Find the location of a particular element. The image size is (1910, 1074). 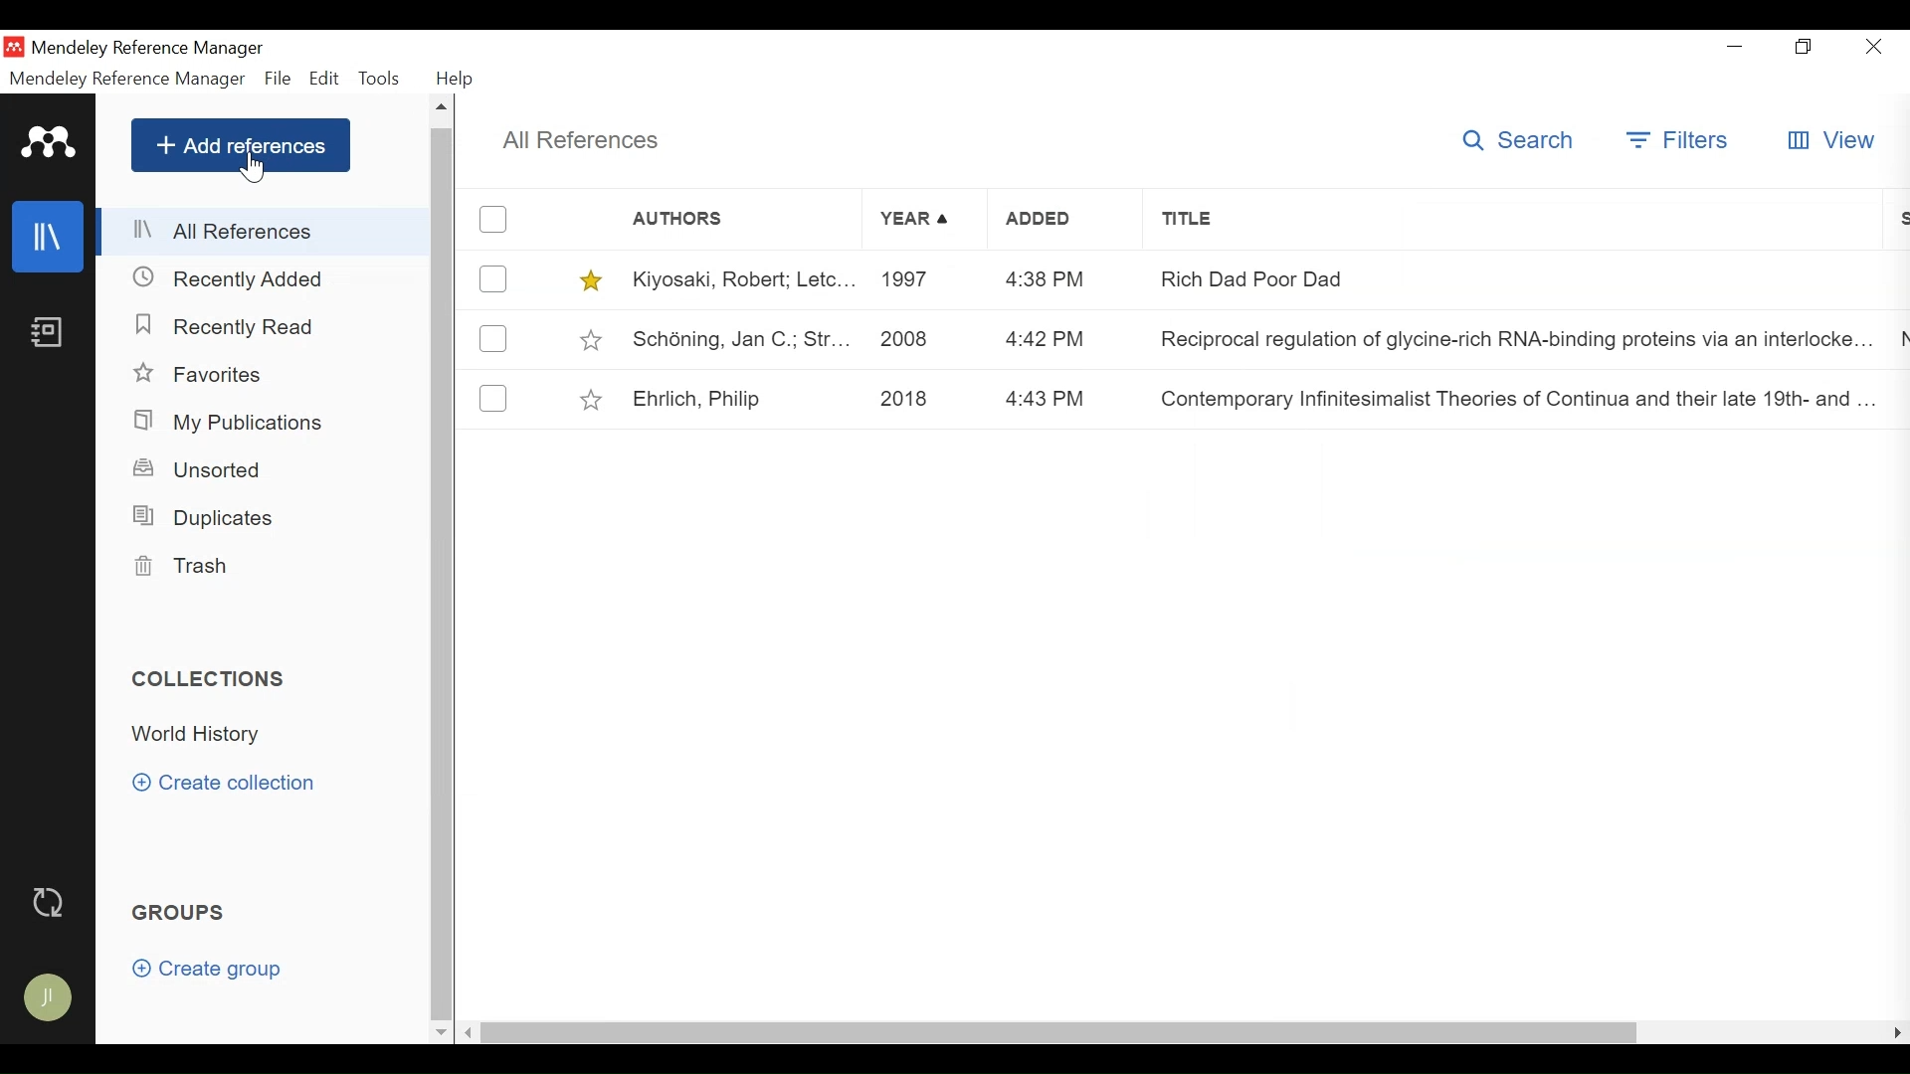

(un)select is located at coordinates (492, 279).